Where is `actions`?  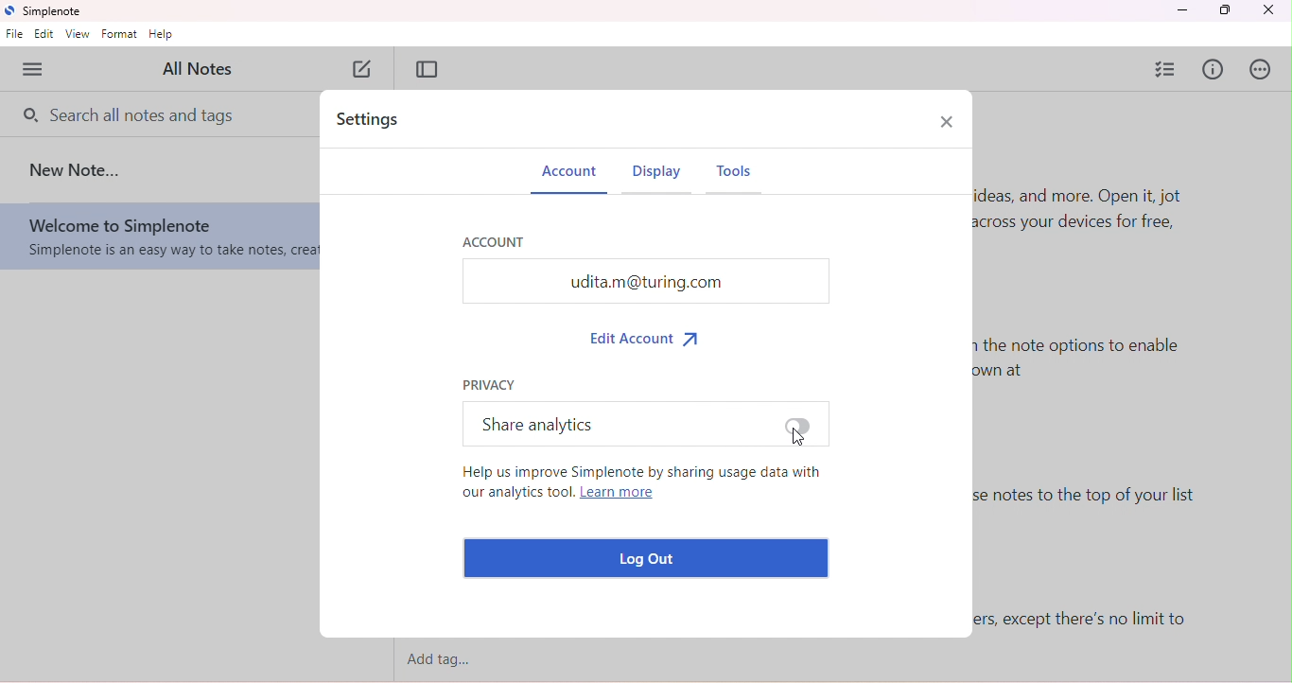
actions is located at coordinates (1264, 69).